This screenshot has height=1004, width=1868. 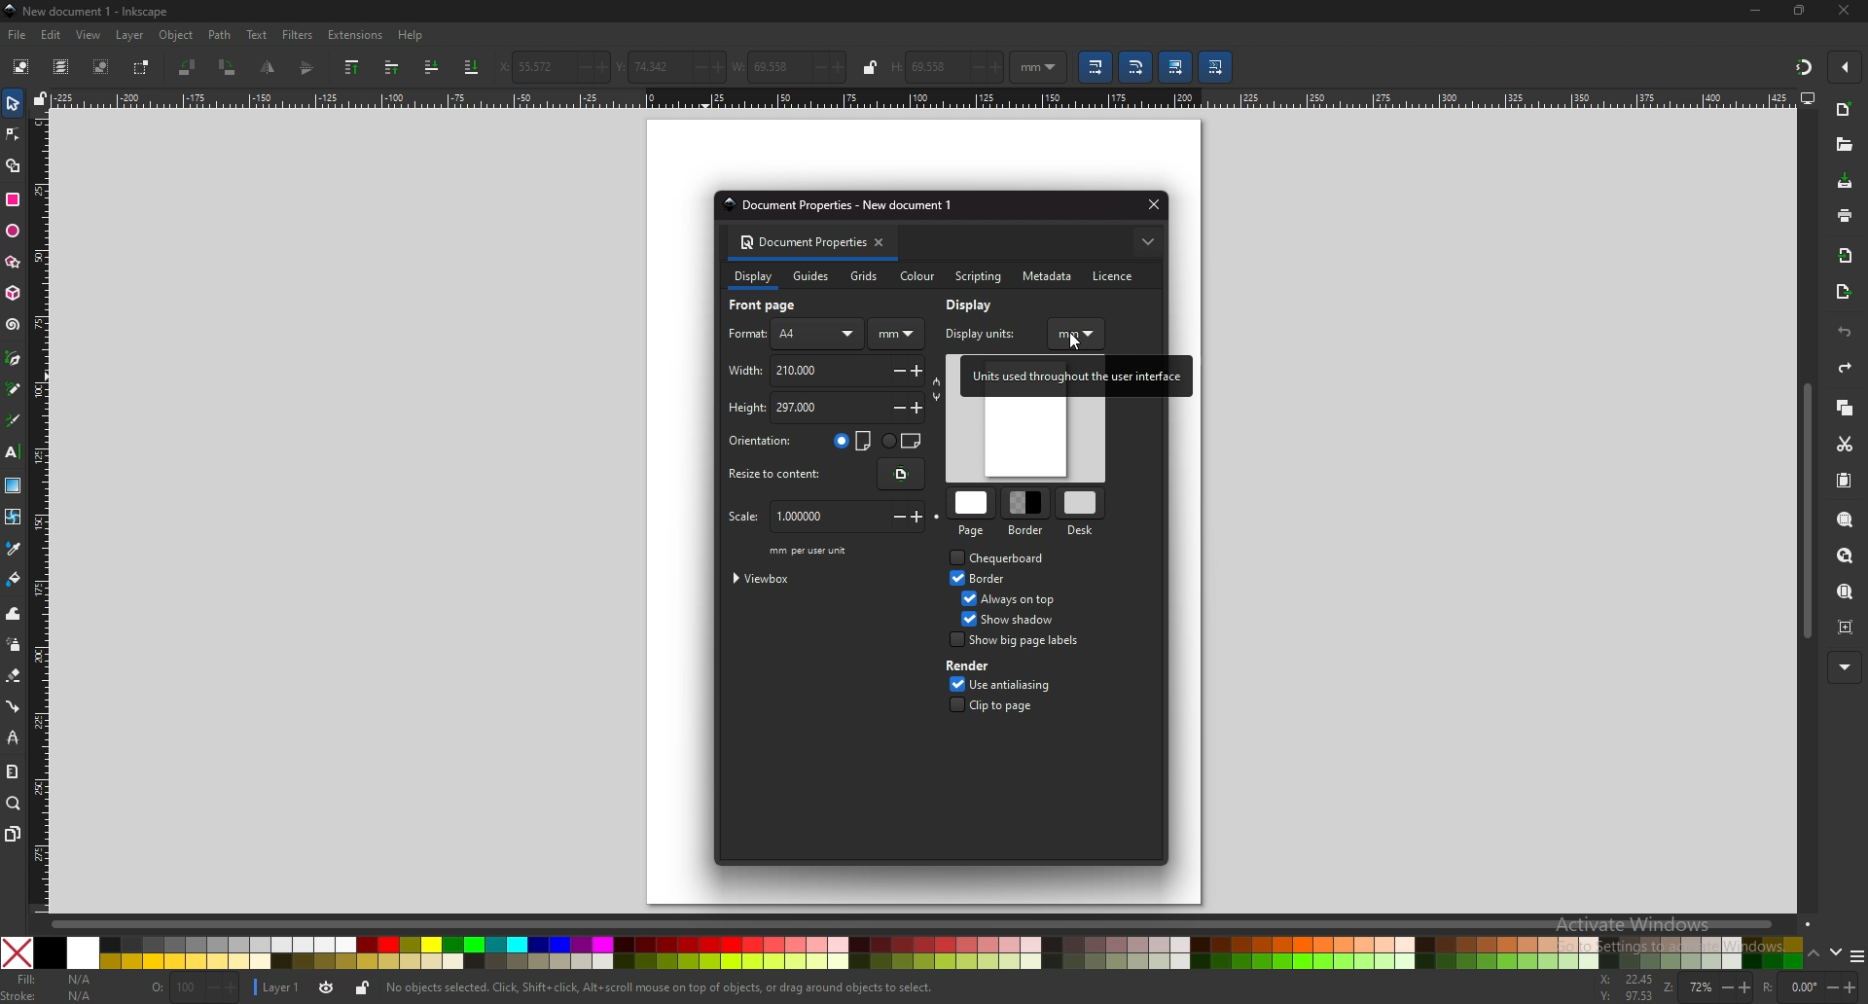 I want to click on nothing selected, so click(x=195, y=989).